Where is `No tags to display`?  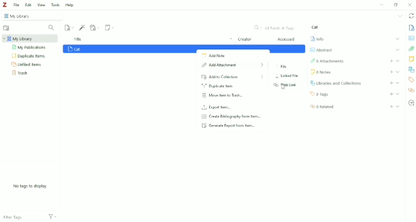 No tags to display is located at coordinates (31, 186).